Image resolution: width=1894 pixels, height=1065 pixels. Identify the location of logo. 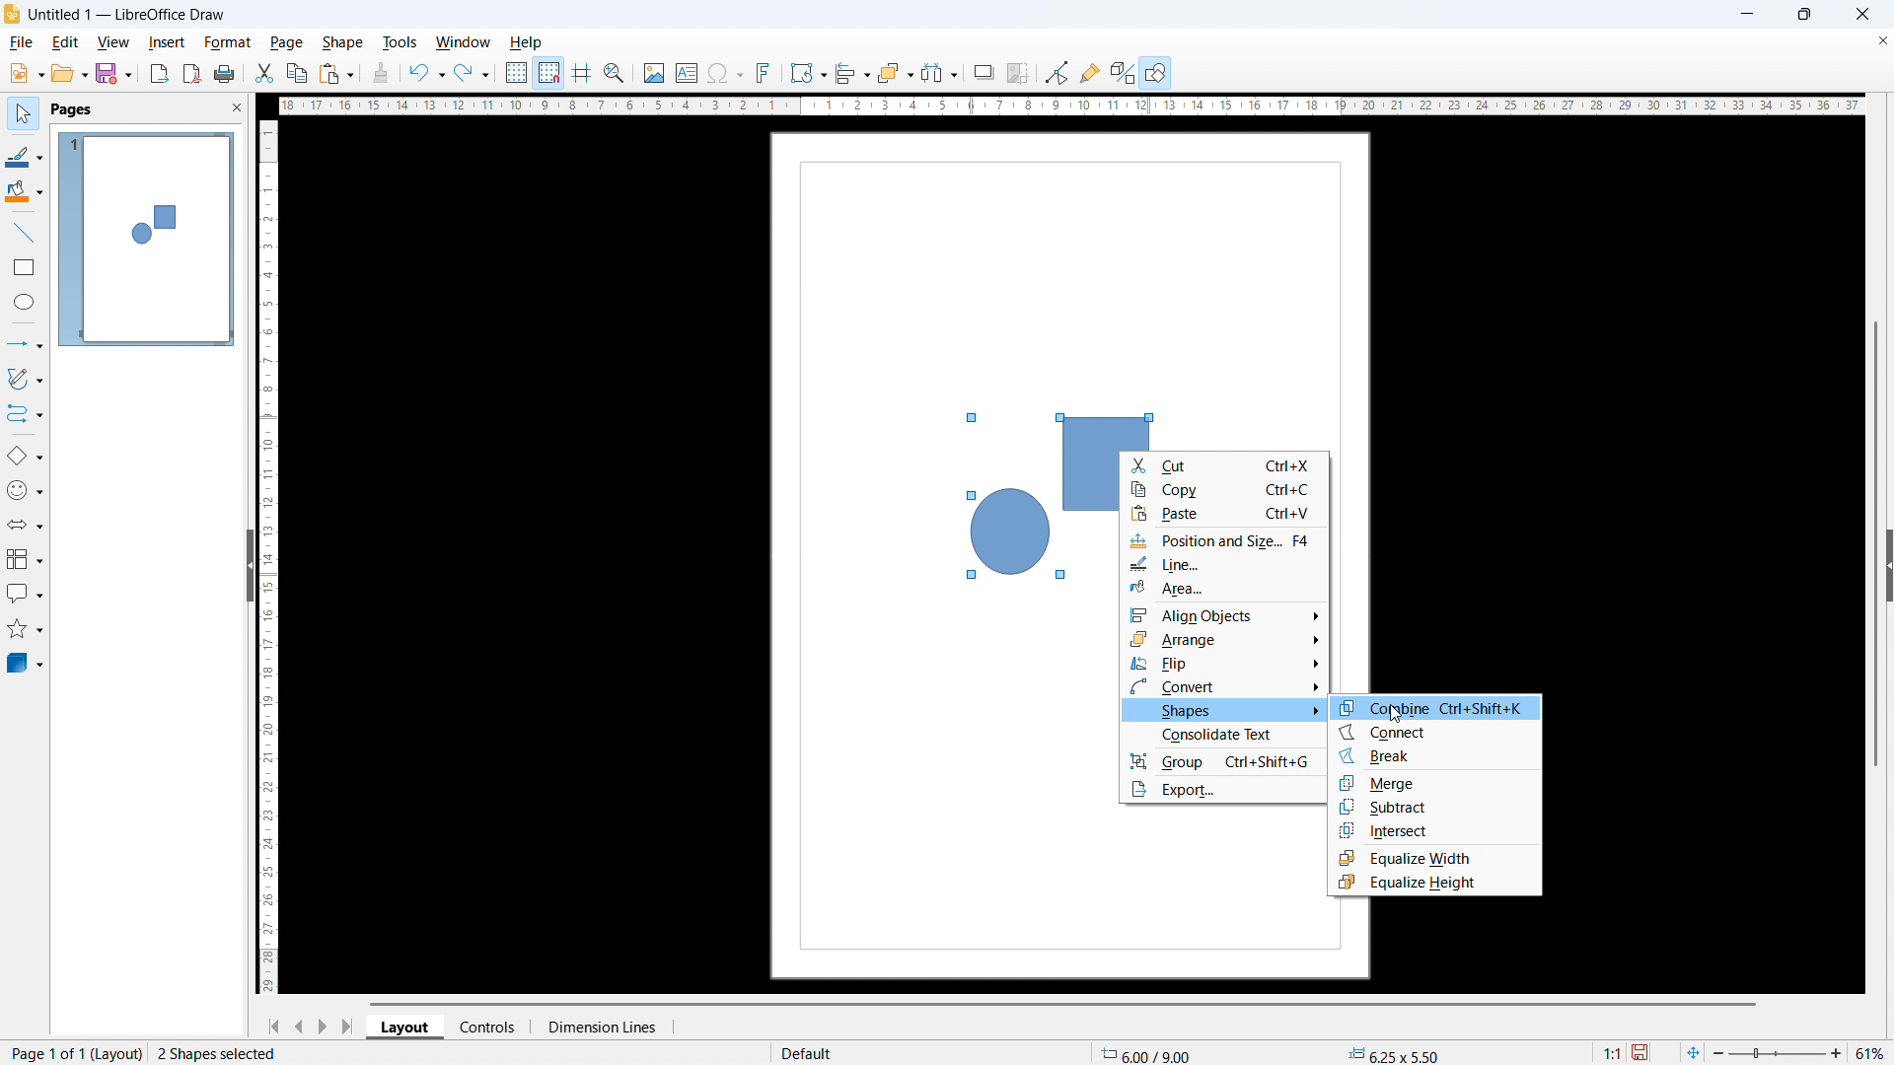
(12, 15).